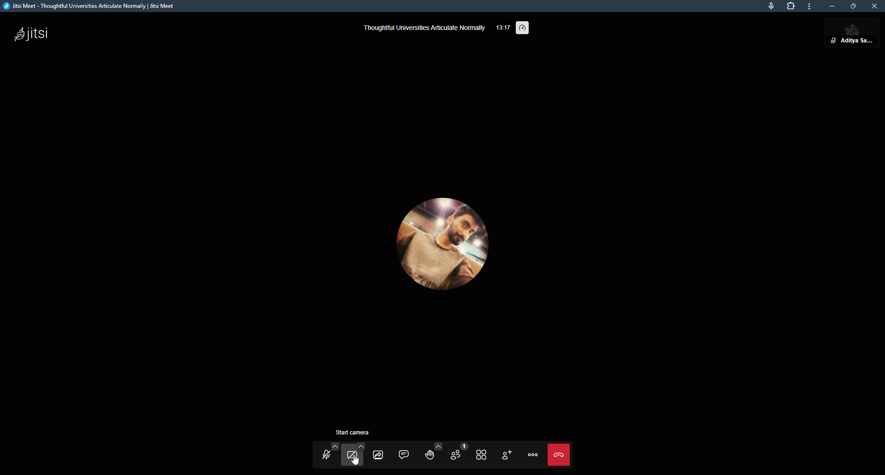  Describe the element at coordinates (521, 28) in the screenshot. I see `performance settings` at that location.